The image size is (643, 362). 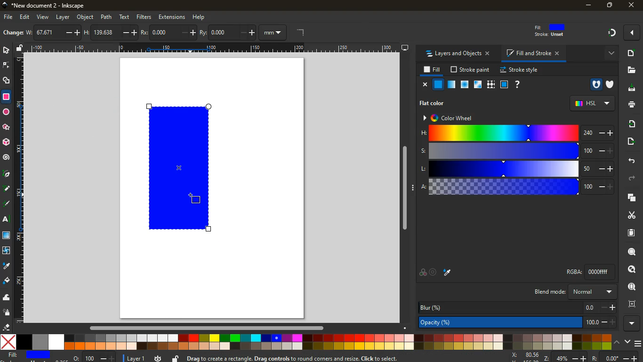 What do you see at coordinates (633, 54) in the screenshot?
I see `new` at bounding box center [633, 54].